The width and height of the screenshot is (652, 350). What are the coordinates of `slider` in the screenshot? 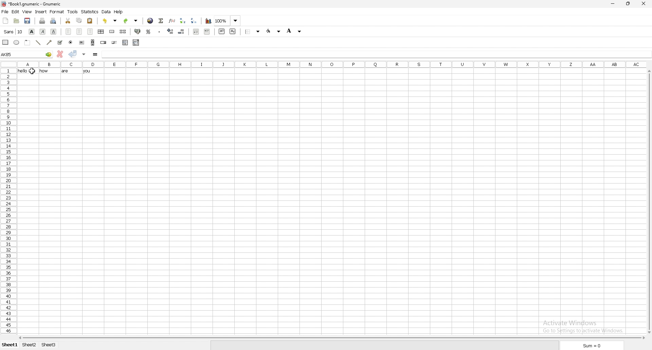 It's located at (114, 42).